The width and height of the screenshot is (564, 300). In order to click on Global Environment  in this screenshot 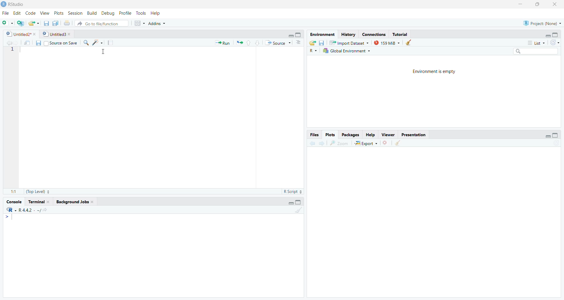, I will do `click(347, 51)`.